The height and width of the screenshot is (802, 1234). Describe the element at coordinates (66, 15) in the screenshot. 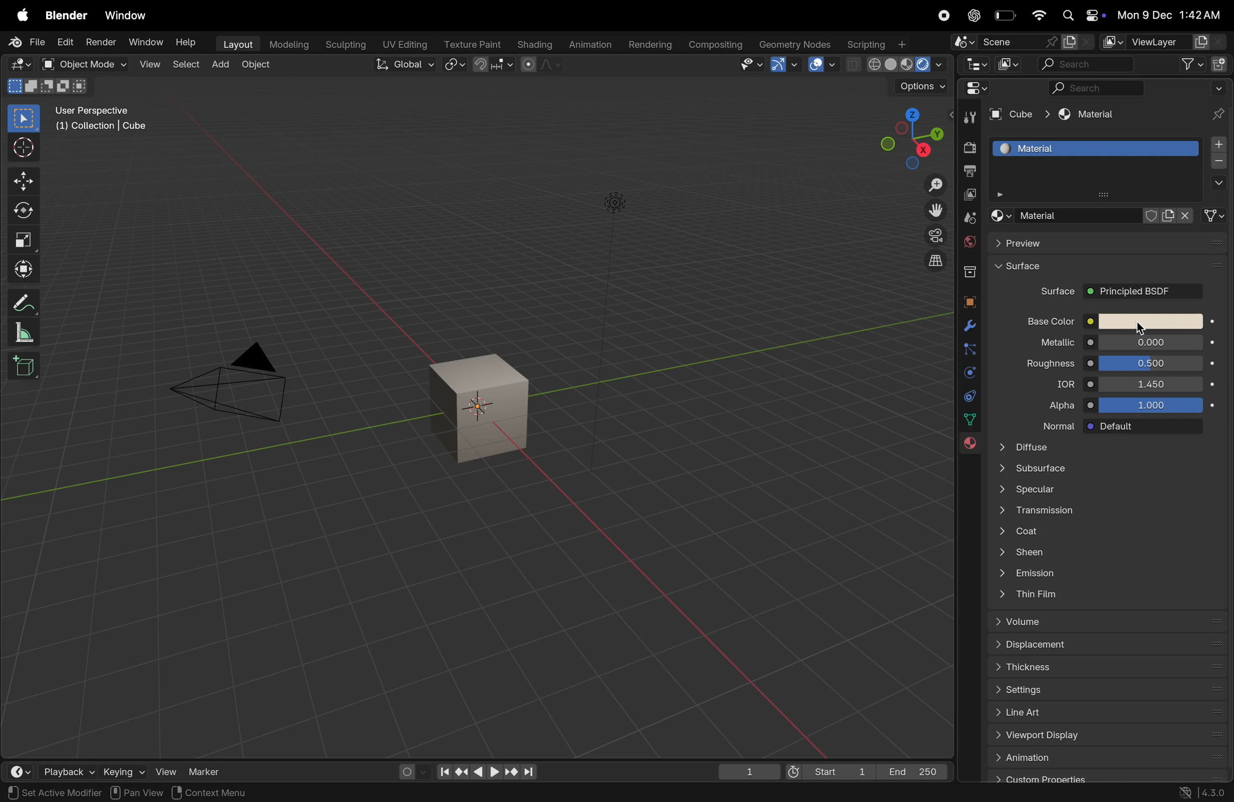

I see `Blender menu` at that location.